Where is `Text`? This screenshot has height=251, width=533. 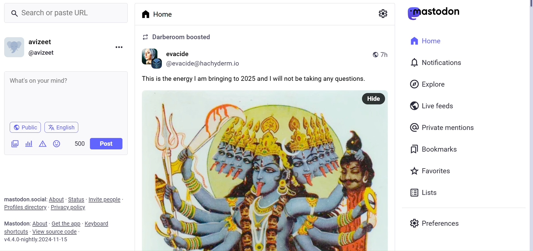 Text is located at coordinates (18, 224).